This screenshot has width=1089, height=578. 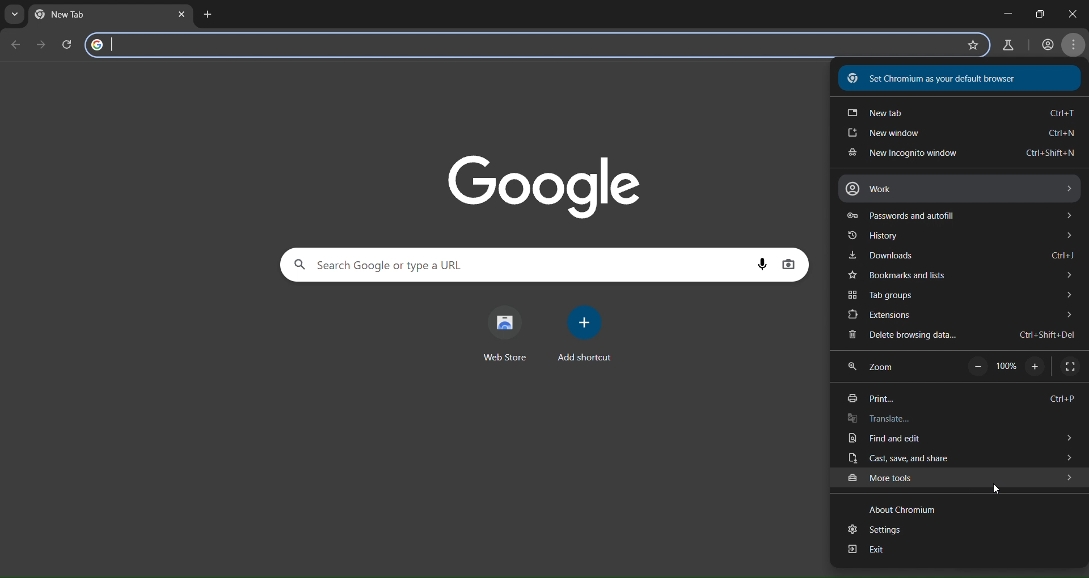 What do you see at coordinates (951, 78) in the screenshot?
I see `Set Chromium as your default browser` at bounding box center [951, 78].